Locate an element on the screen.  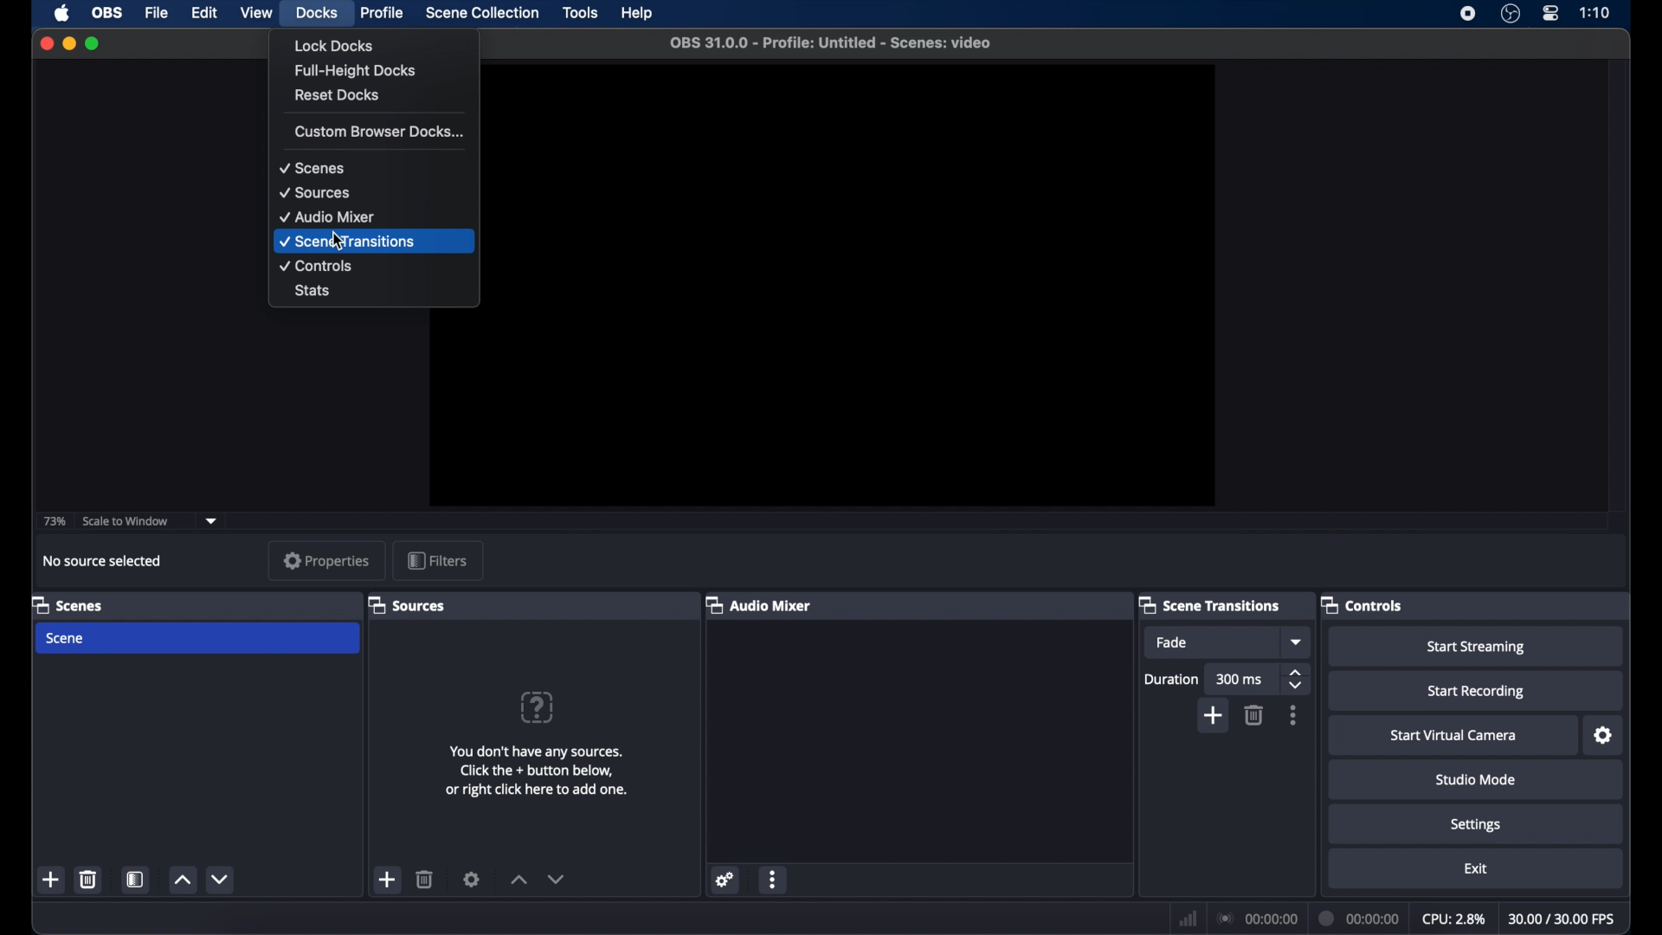
more options is located at coordinates (1294, 715).